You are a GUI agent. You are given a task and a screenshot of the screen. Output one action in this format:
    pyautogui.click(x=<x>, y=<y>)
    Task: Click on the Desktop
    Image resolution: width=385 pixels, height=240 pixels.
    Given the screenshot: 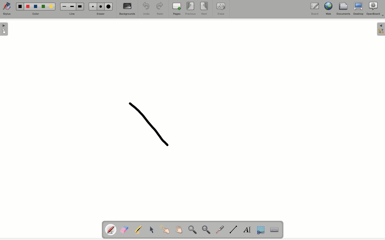 What is the action you would take?
    pyautogui.click(x=358, y=9)
    